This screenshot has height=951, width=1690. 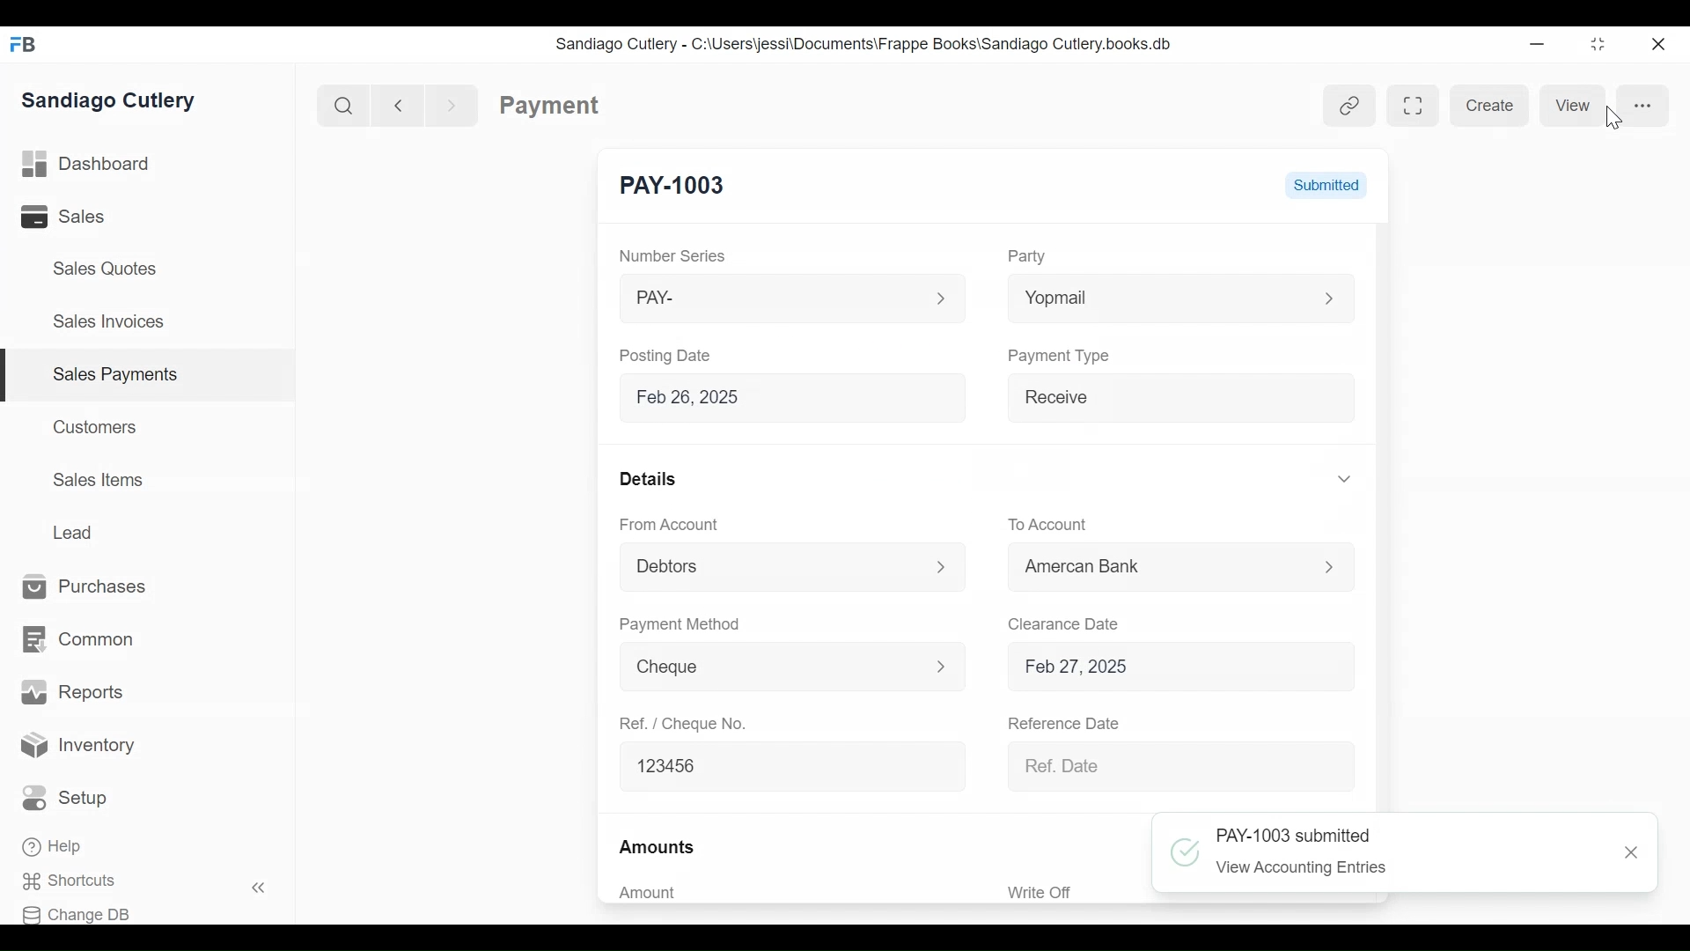 What do you see at coordinates (1537, 46) in the screenshot?
I see `Minimize` at bounding box center [1537, 46].